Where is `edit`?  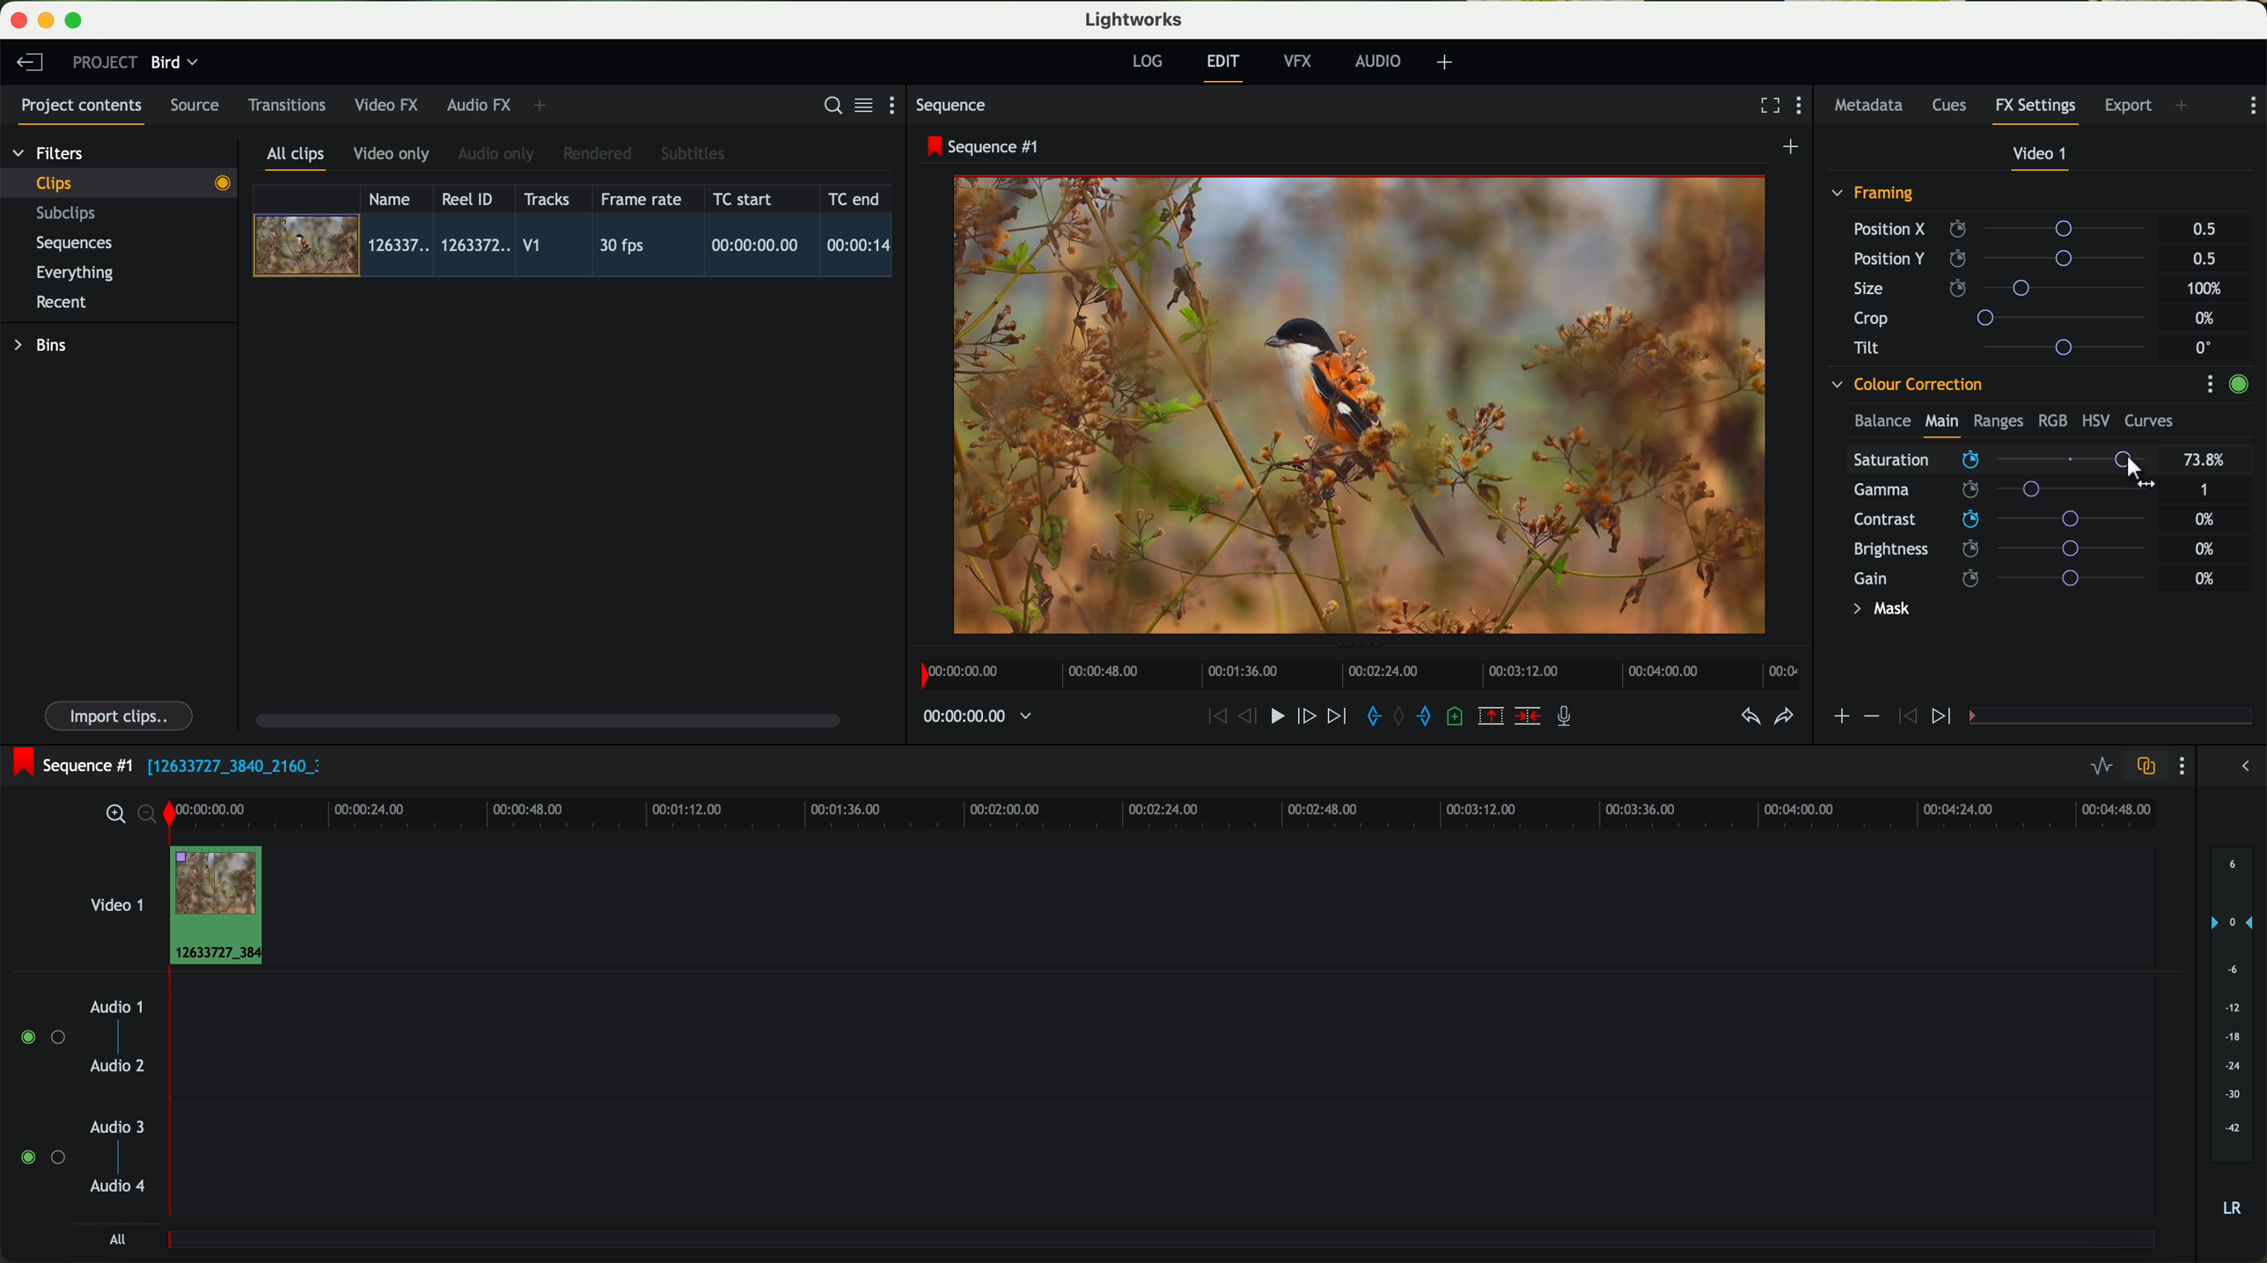 edit is located at coordinates (1226, 66).